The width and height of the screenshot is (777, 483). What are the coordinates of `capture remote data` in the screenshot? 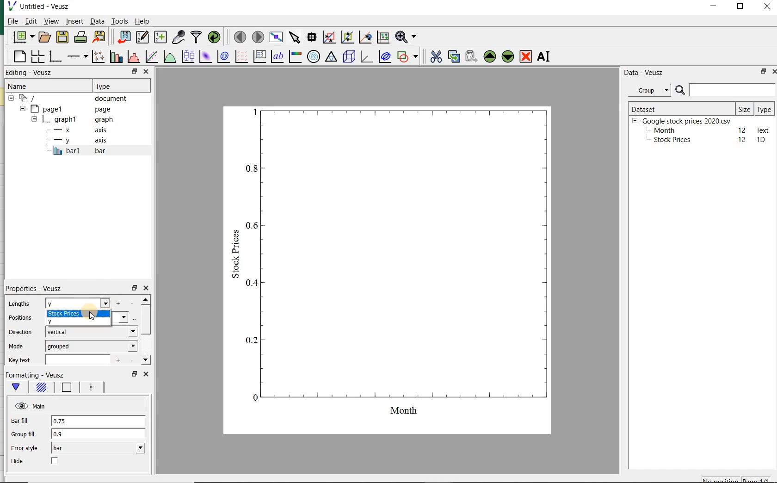 It's located at (179, 37).